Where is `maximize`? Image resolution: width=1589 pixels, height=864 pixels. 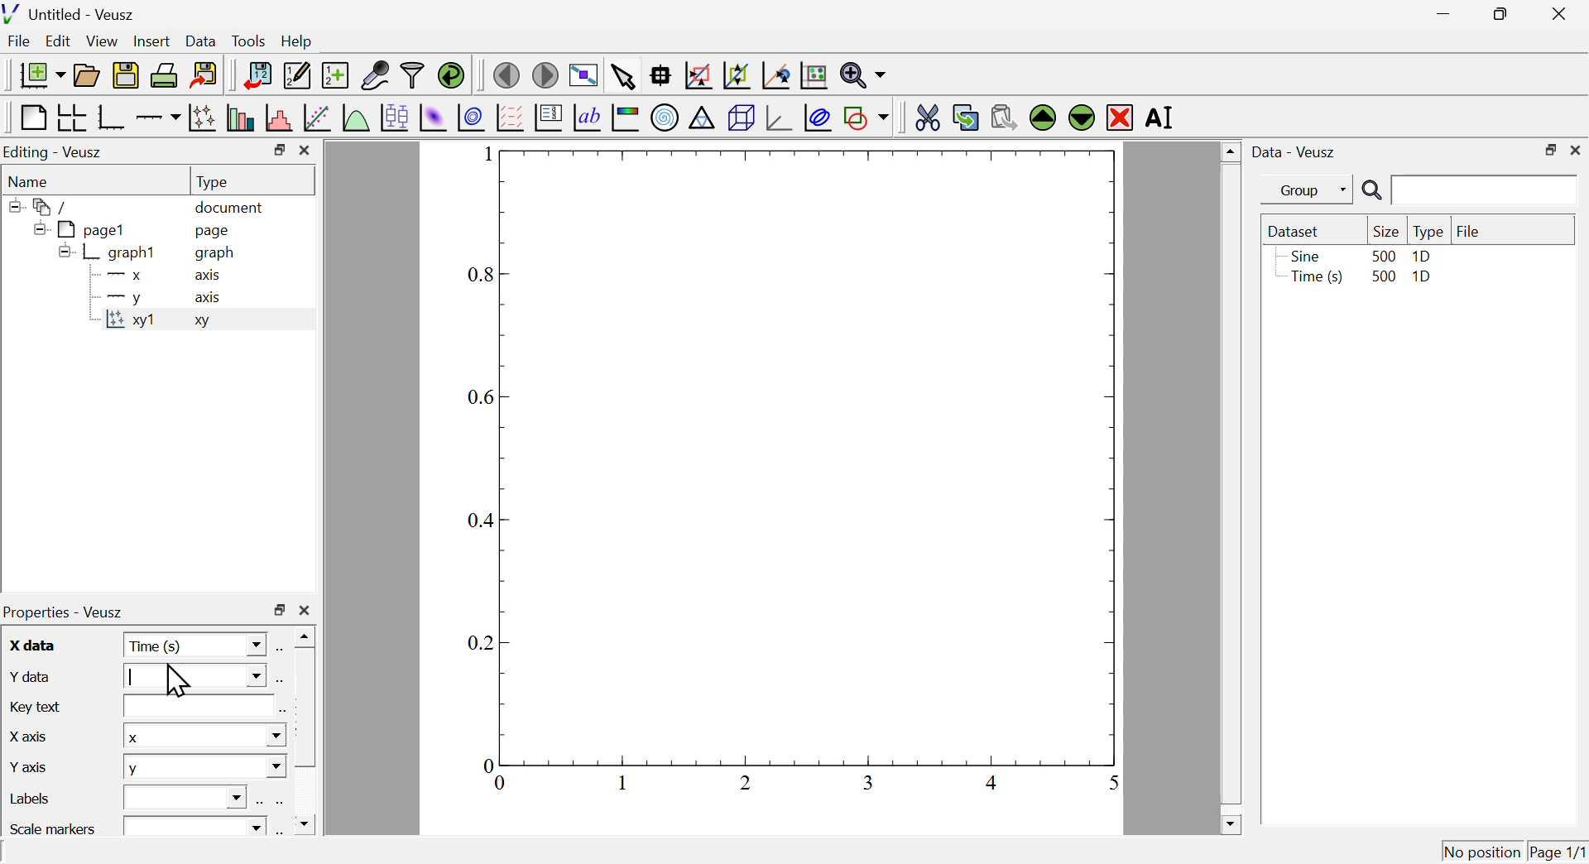
maximize is located at coordinates (1548, 149).